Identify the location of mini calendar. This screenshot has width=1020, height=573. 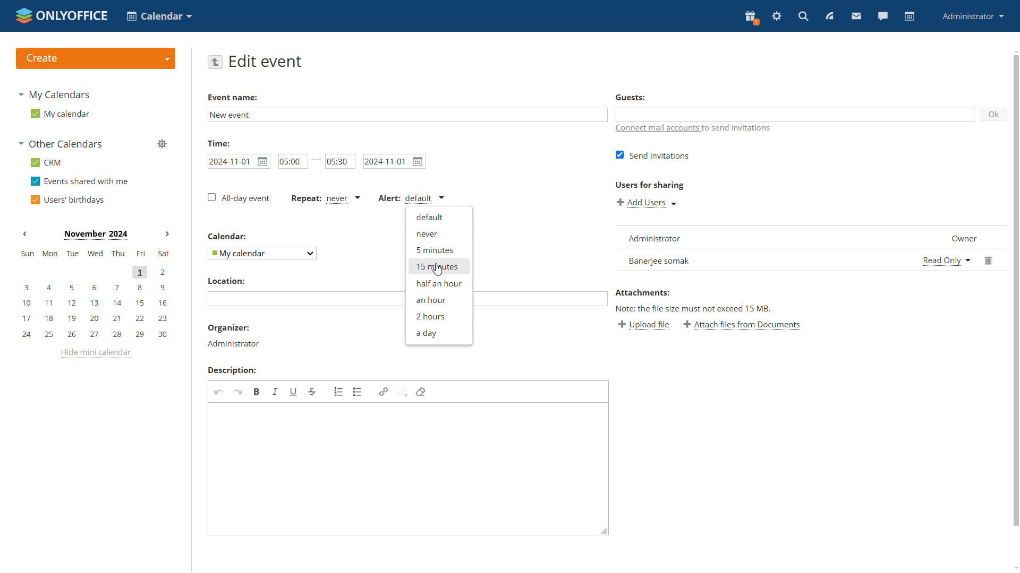
(95, 294).